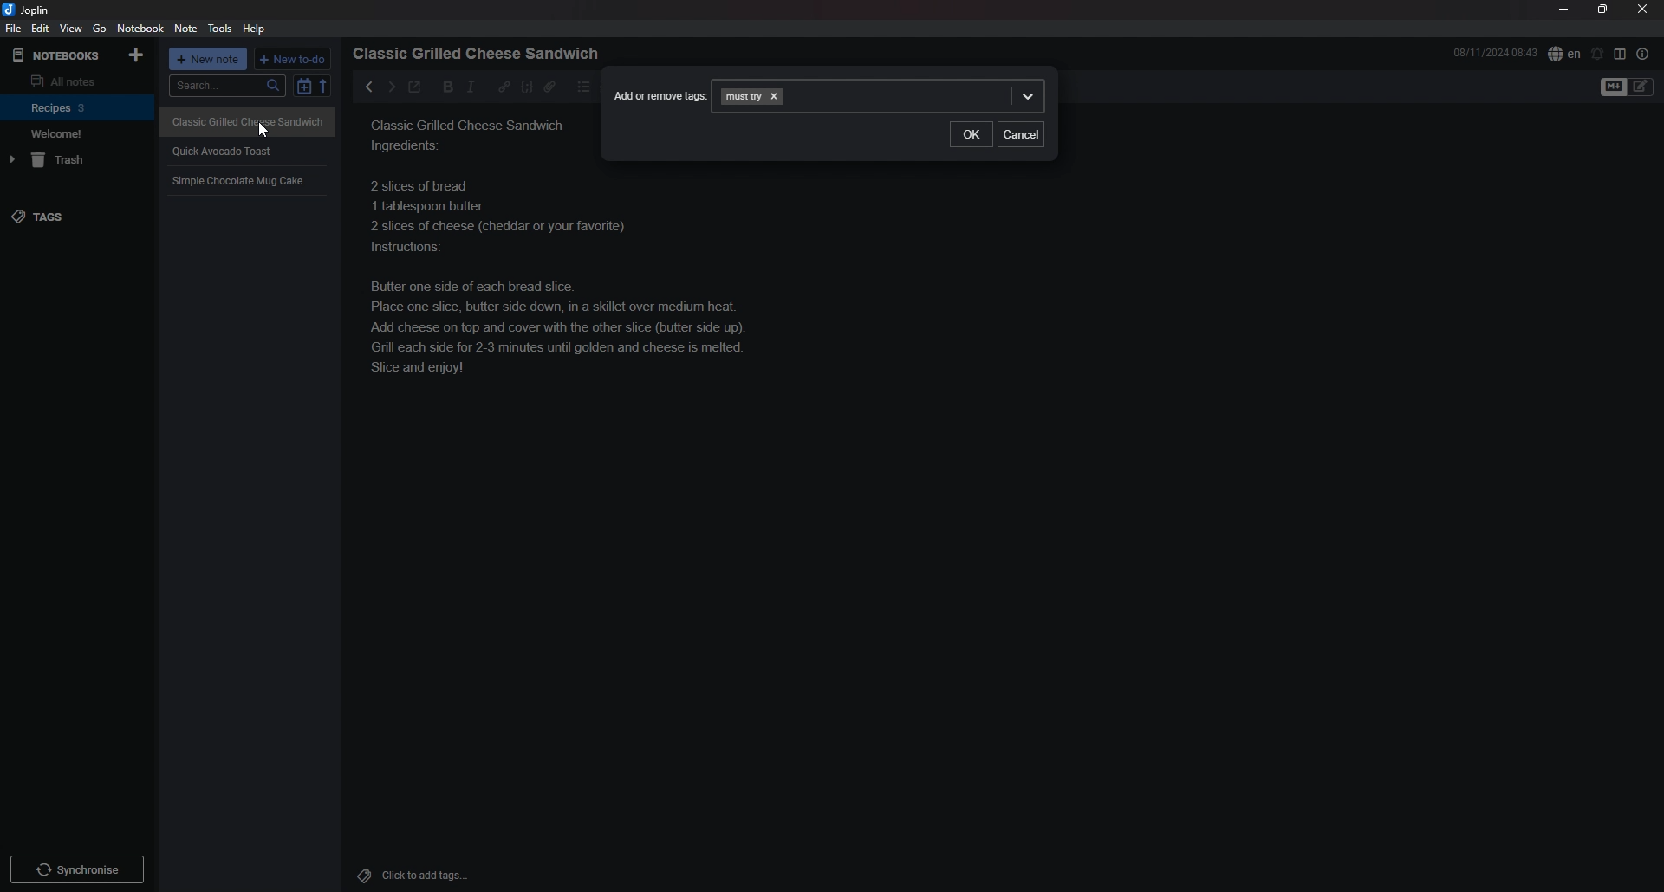  Describe the element at coordinates (58, 55) in the screenshot. I see `notebooks` at that location.